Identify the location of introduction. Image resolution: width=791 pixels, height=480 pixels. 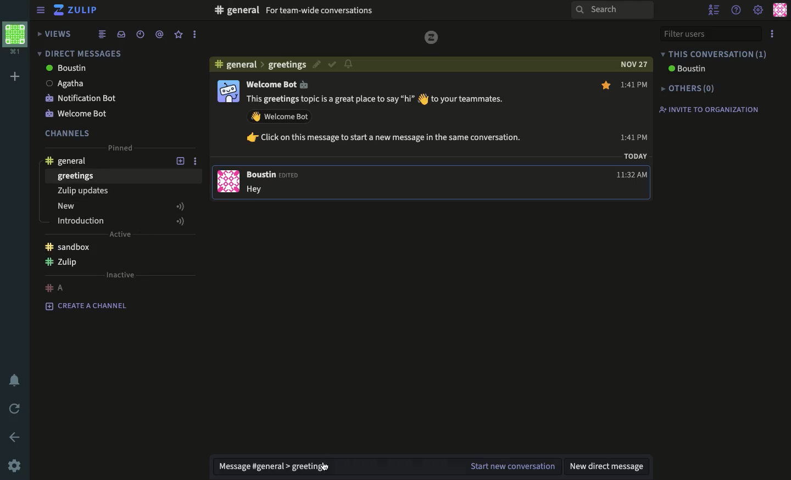
(122, 221).